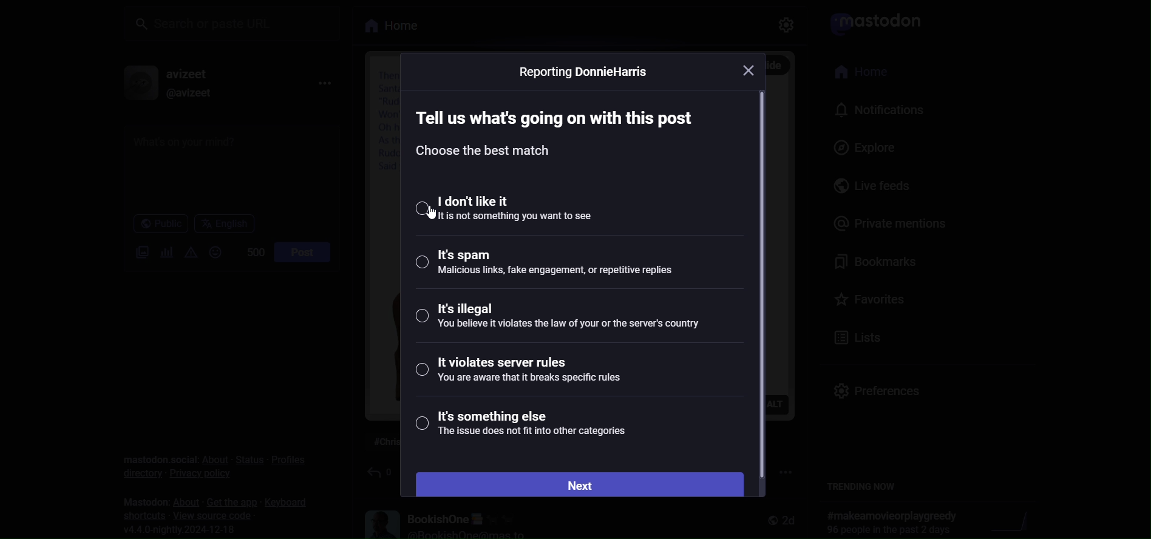 The image size is (1151, 539). Describe the element at coordinates (156, 451) in the screenshot. I see `mastodon social` at that location.